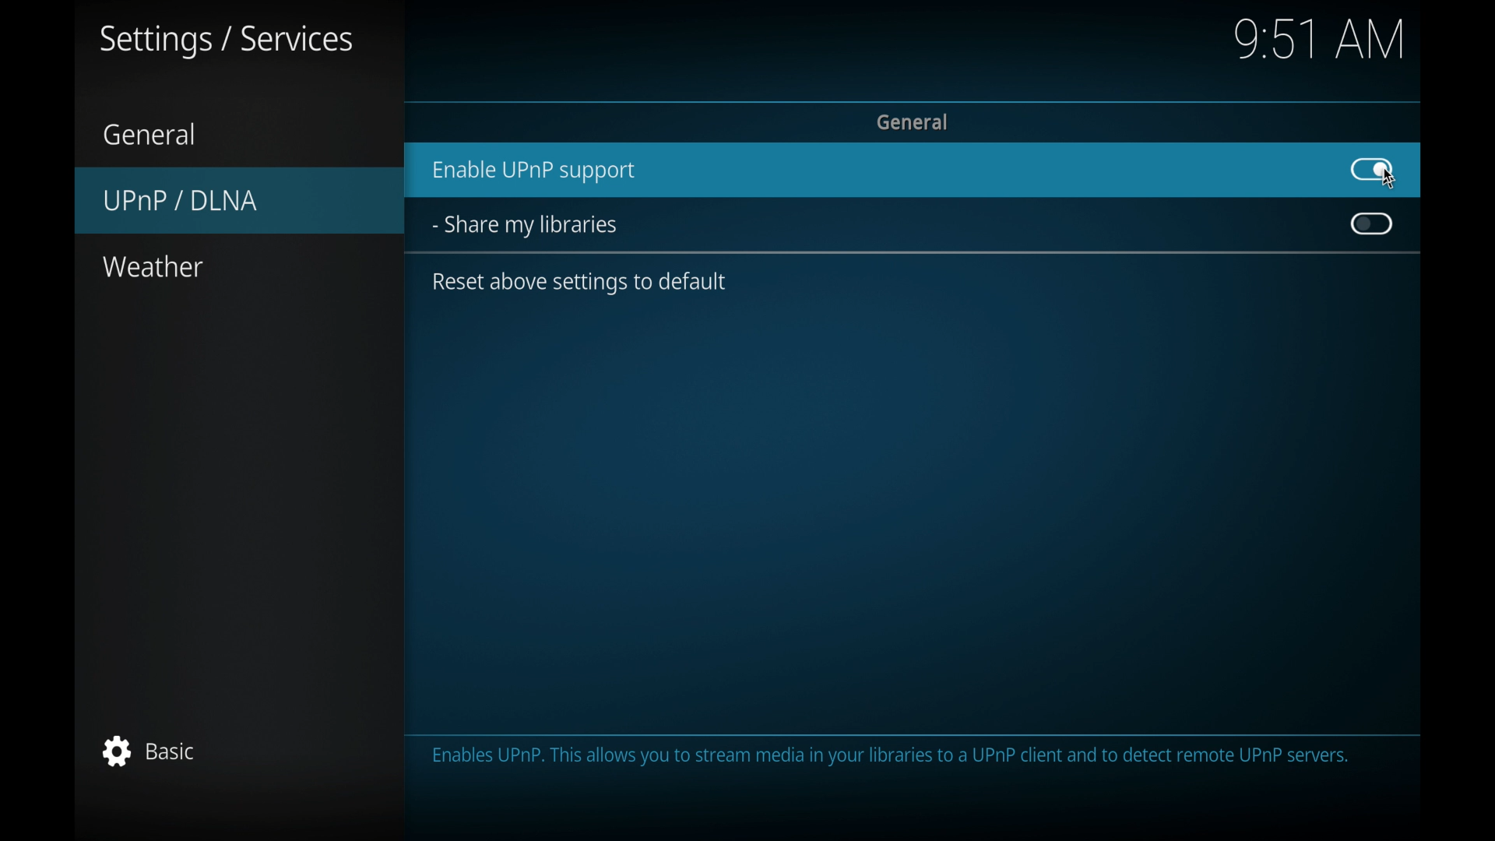  Describe the element at coordinates (908, 769) in the screenshot. I see `info` at that location.